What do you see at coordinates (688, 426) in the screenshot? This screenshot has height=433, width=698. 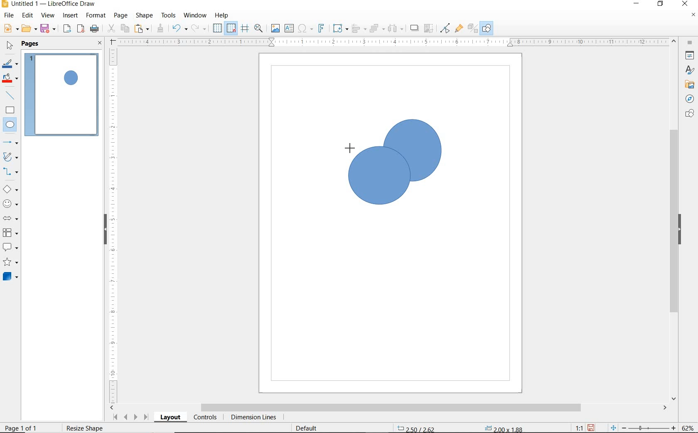 I see `ZOOM FACTOR` at bounding box center [688, 426].